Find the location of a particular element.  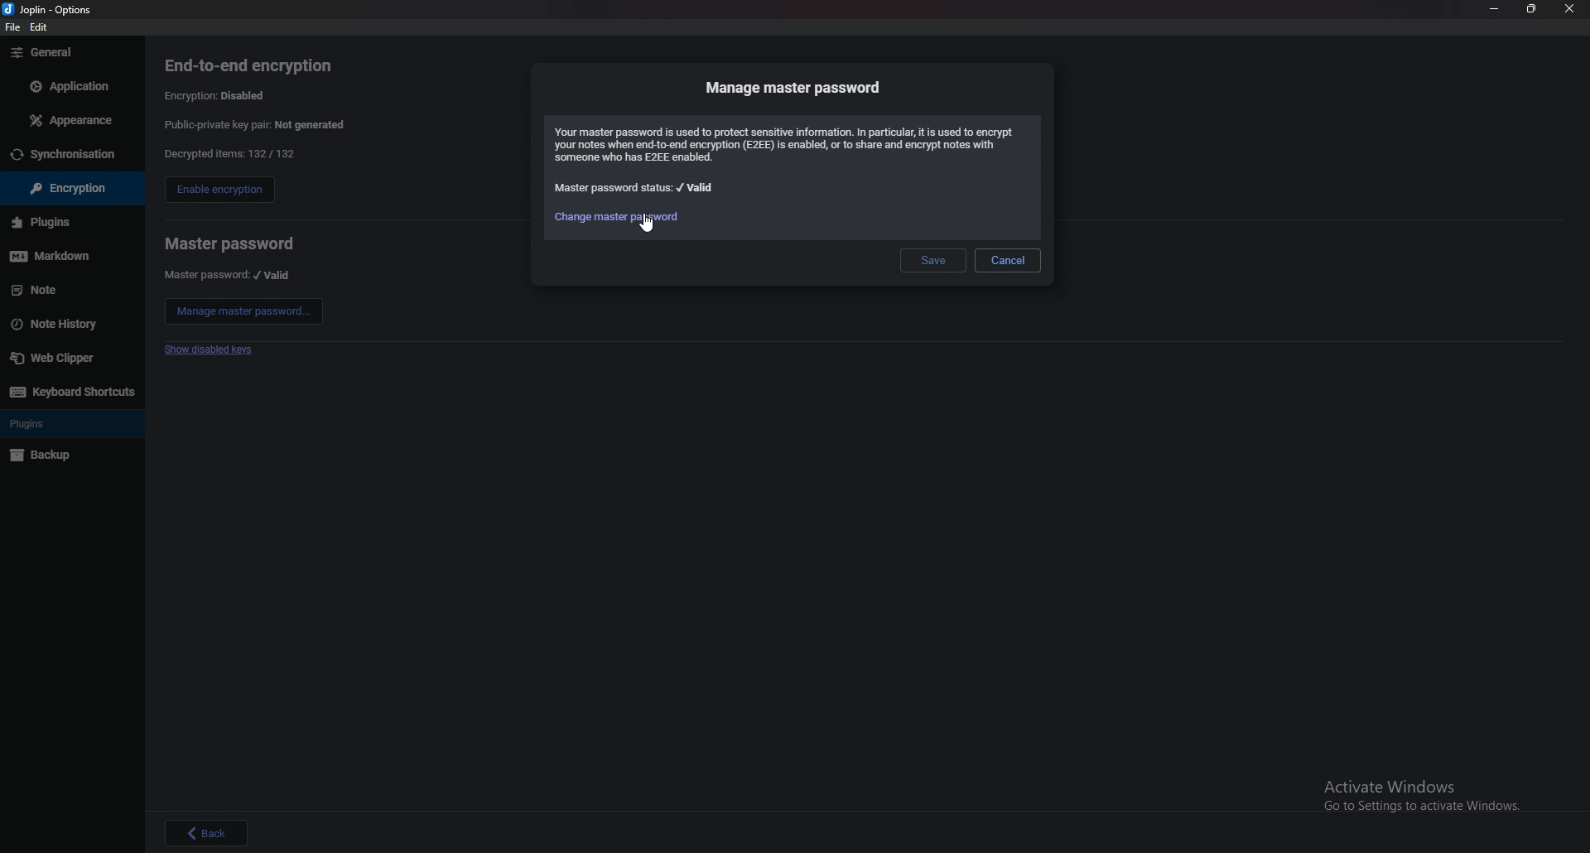

backup is located at coordinates (65, 456).